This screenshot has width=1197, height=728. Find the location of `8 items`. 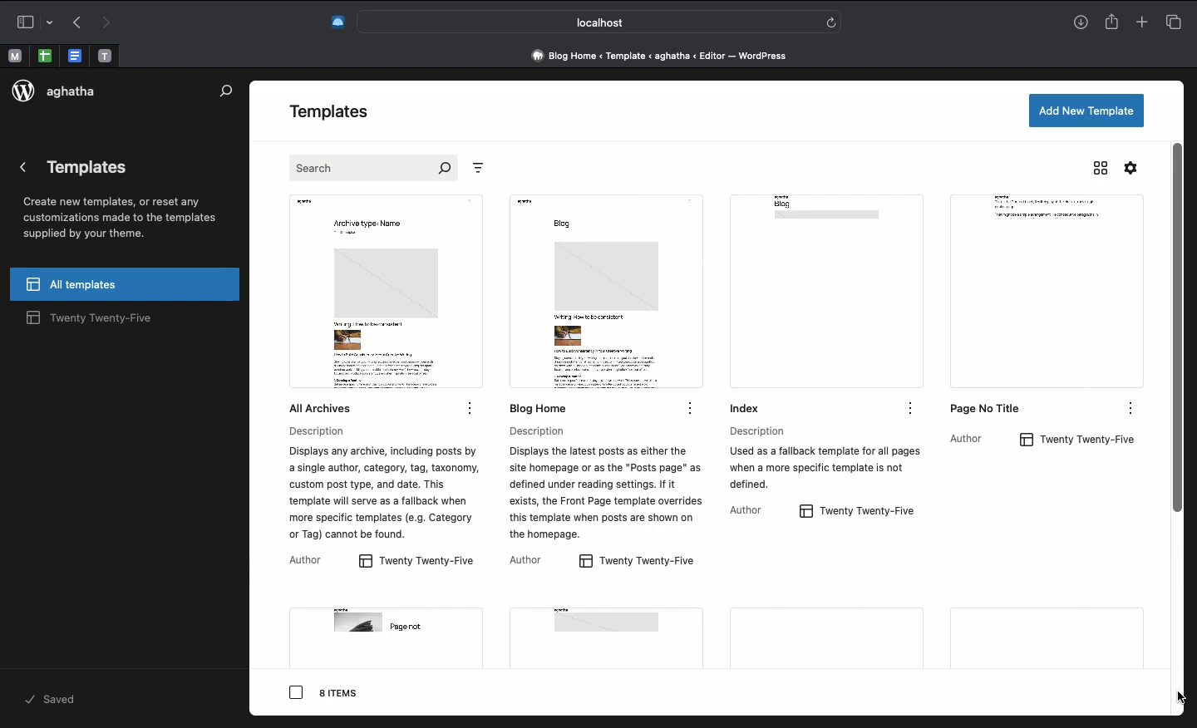

8 items is located at coordinates (330, 693).